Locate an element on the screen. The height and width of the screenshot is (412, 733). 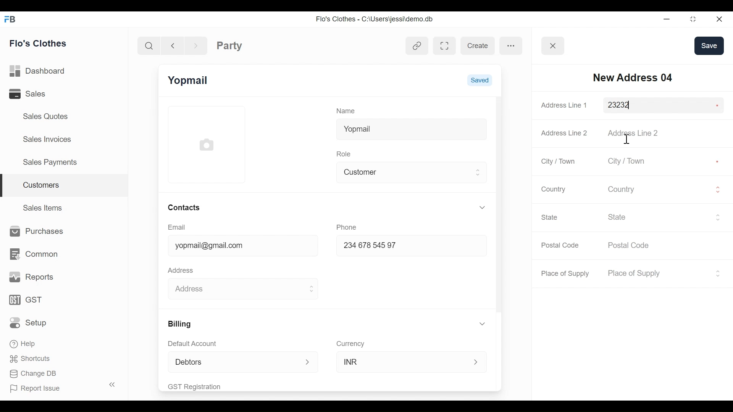
Flo's Clothes is located at coordinates (39, 43).